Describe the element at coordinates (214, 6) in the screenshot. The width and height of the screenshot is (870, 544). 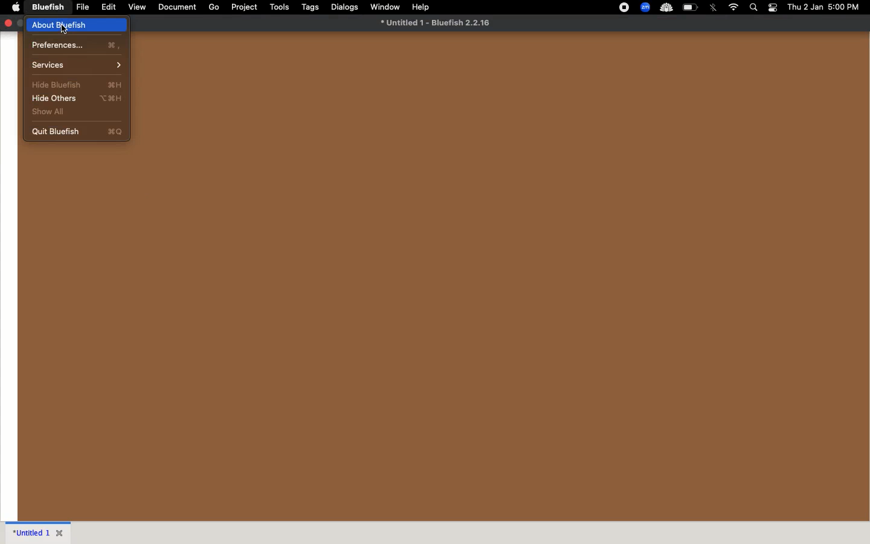
I see `go` at that location.